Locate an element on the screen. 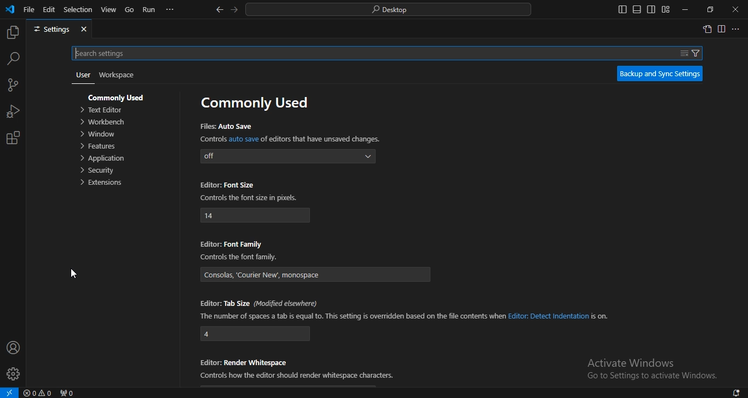 The width and height of the screenshot is (748, 398). toggle panel is located at coordinates (636, 9).